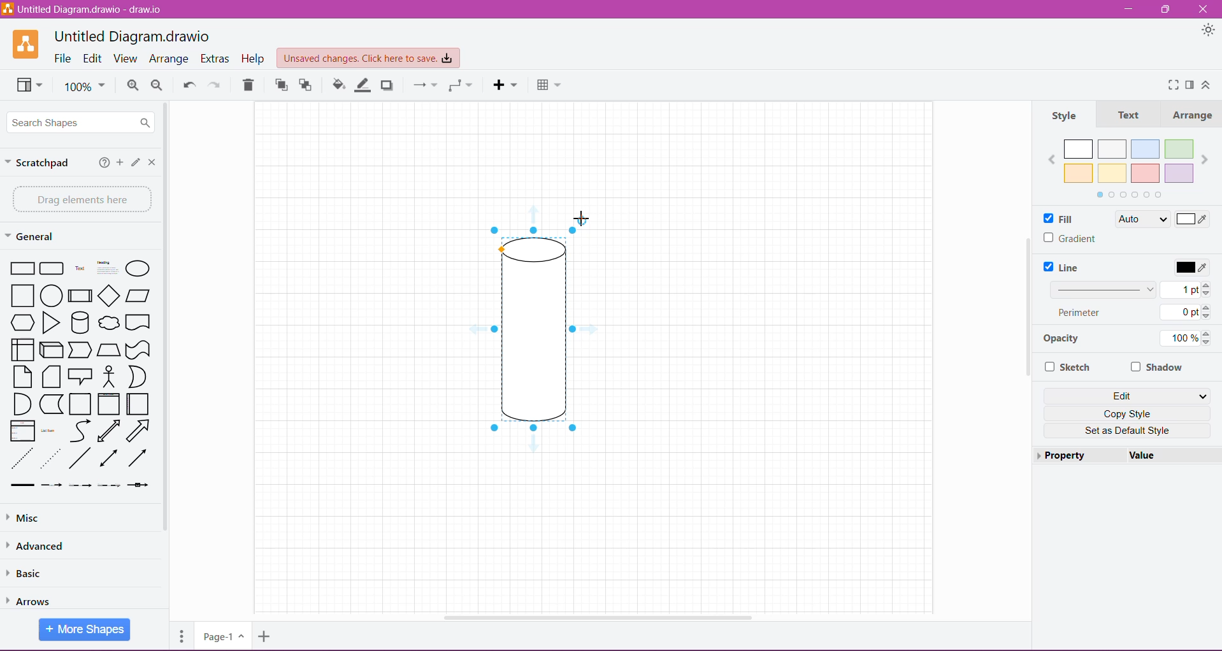 This screenshot has width=1222, height=651. What do you see at coordinates (1128, 166) in the screenshot?
I see `Fill color palette` at bounding box center [1128, 166].